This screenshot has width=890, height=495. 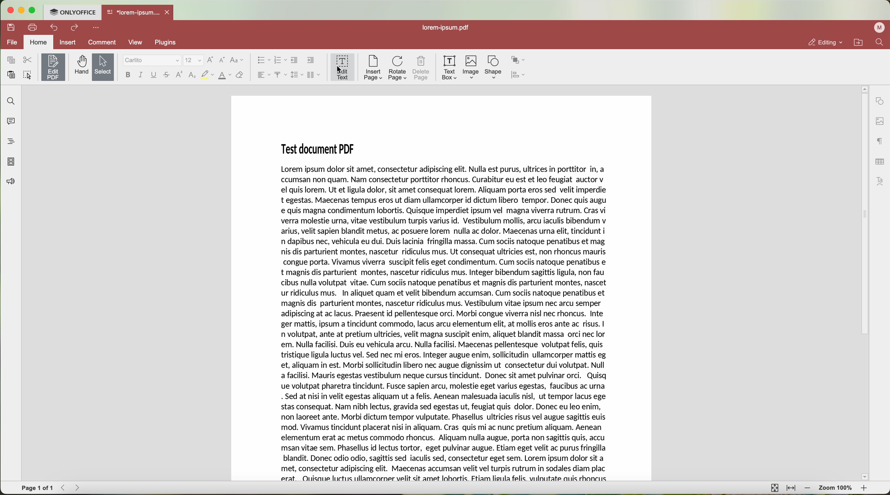 I want to click on minimize, so click(x=23, y=9).